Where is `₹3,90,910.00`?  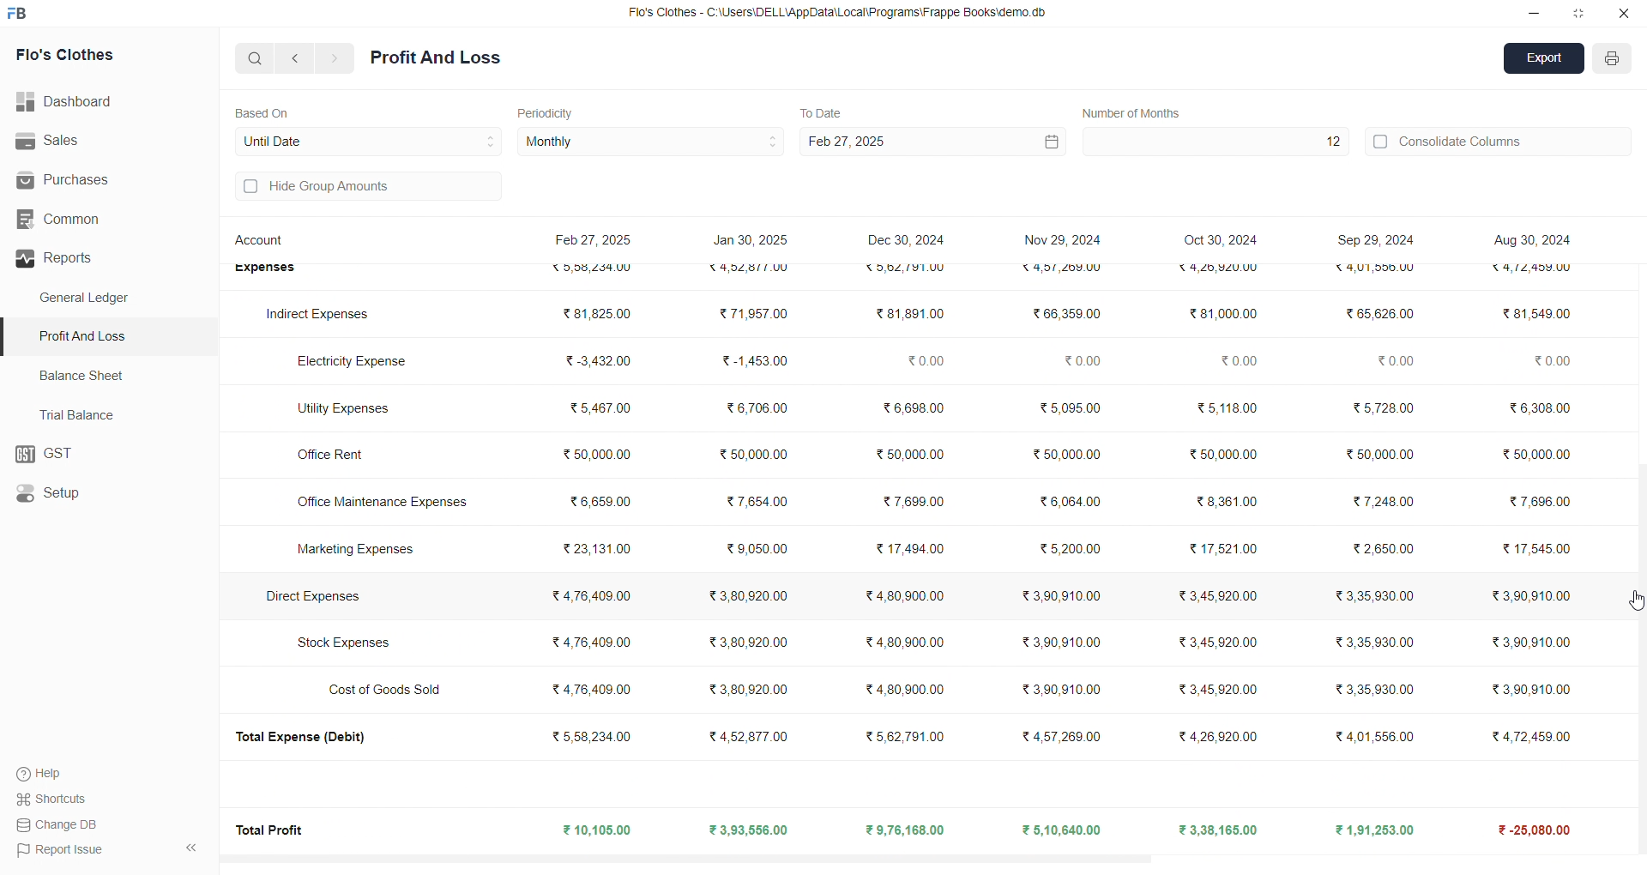
₹3,90,910.00 is located at coordinates (1525, 643).